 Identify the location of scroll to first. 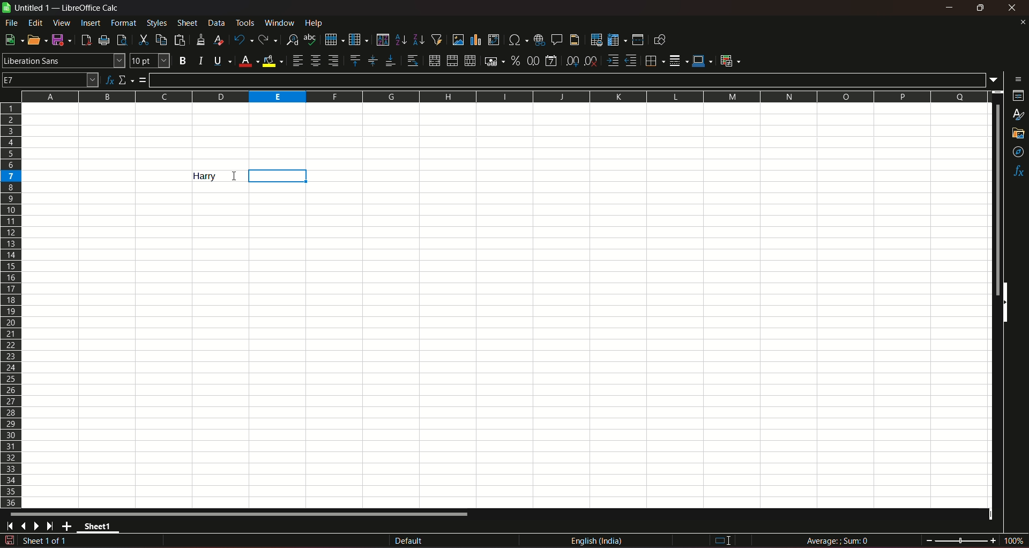
(6, 528).